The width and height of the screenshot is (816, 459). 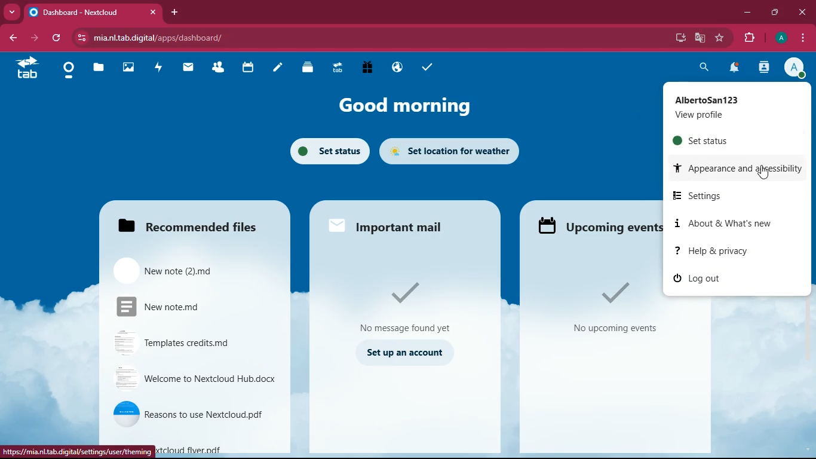 What do you see at coordinates (744, 251) in the screenshot?
I see `help` at bounding box center [744, 251].